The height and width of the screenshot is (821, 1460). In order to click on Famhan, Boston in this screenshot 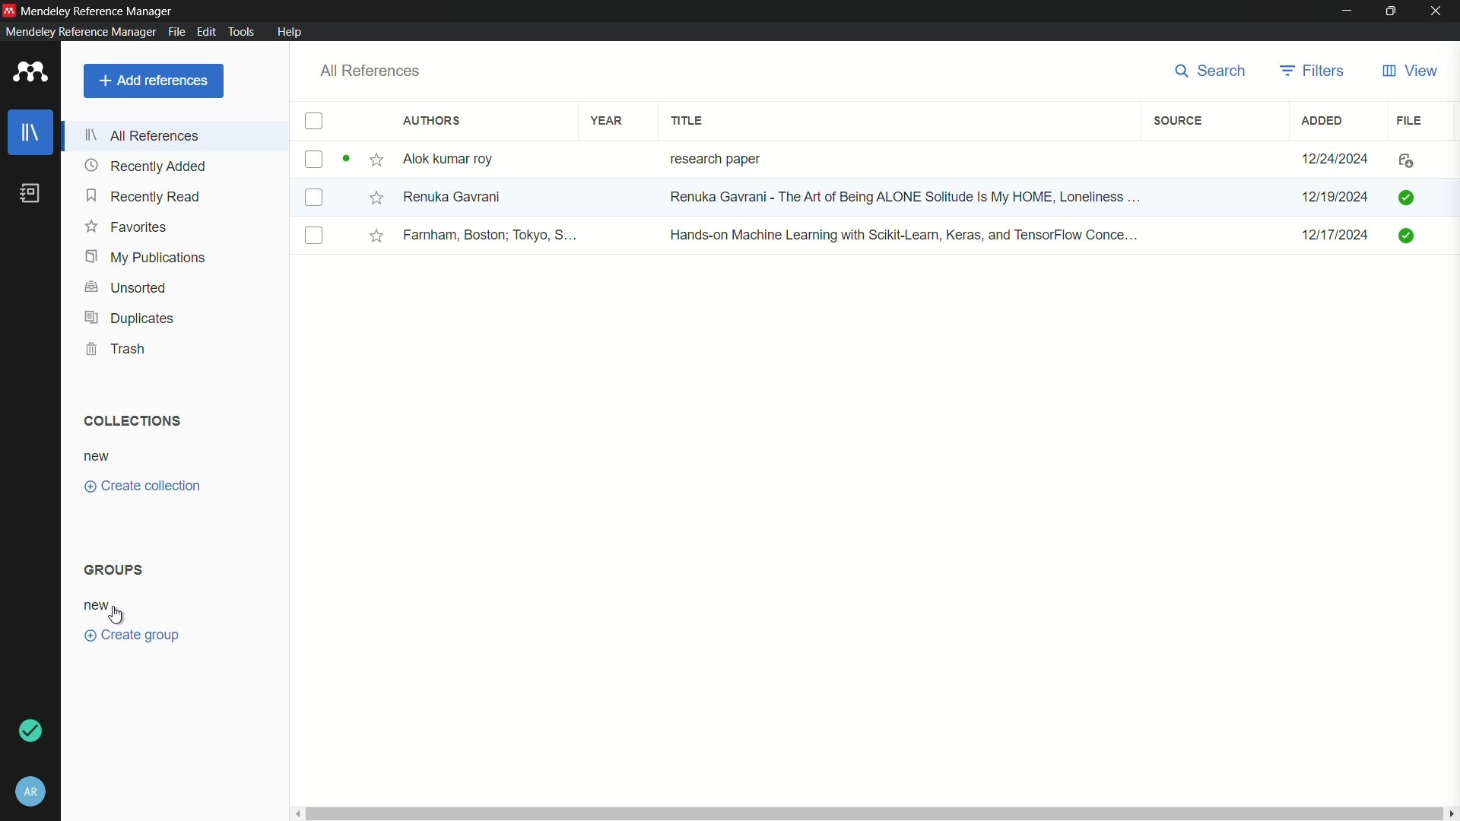, I will do `click(492, 237)`.